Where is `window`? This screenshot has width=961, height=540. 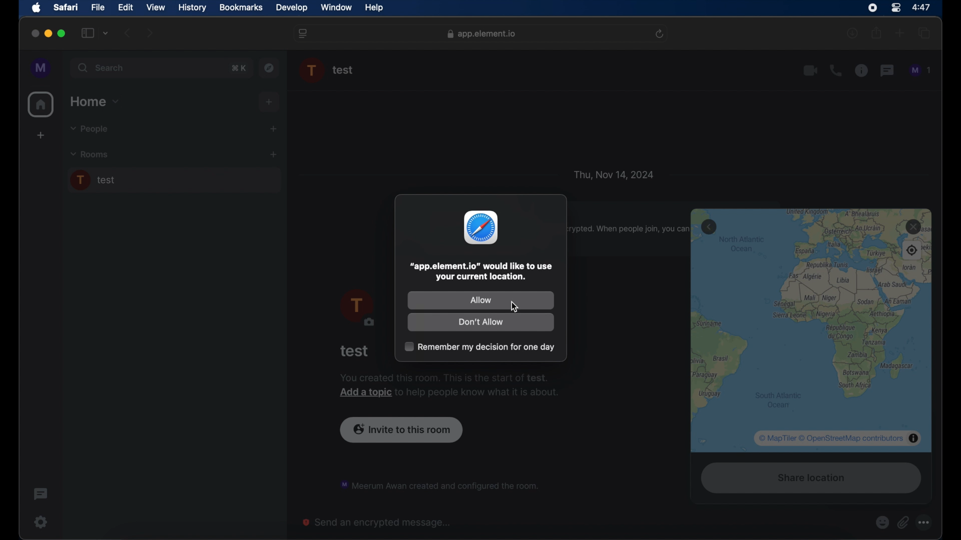 window is located at coordinates (337, 8).